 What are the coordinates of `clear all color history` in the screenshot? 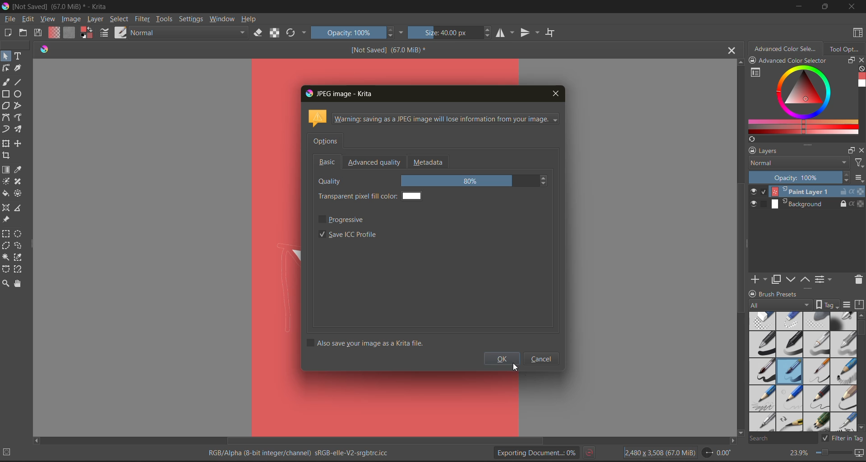 It's located at (860, 68).